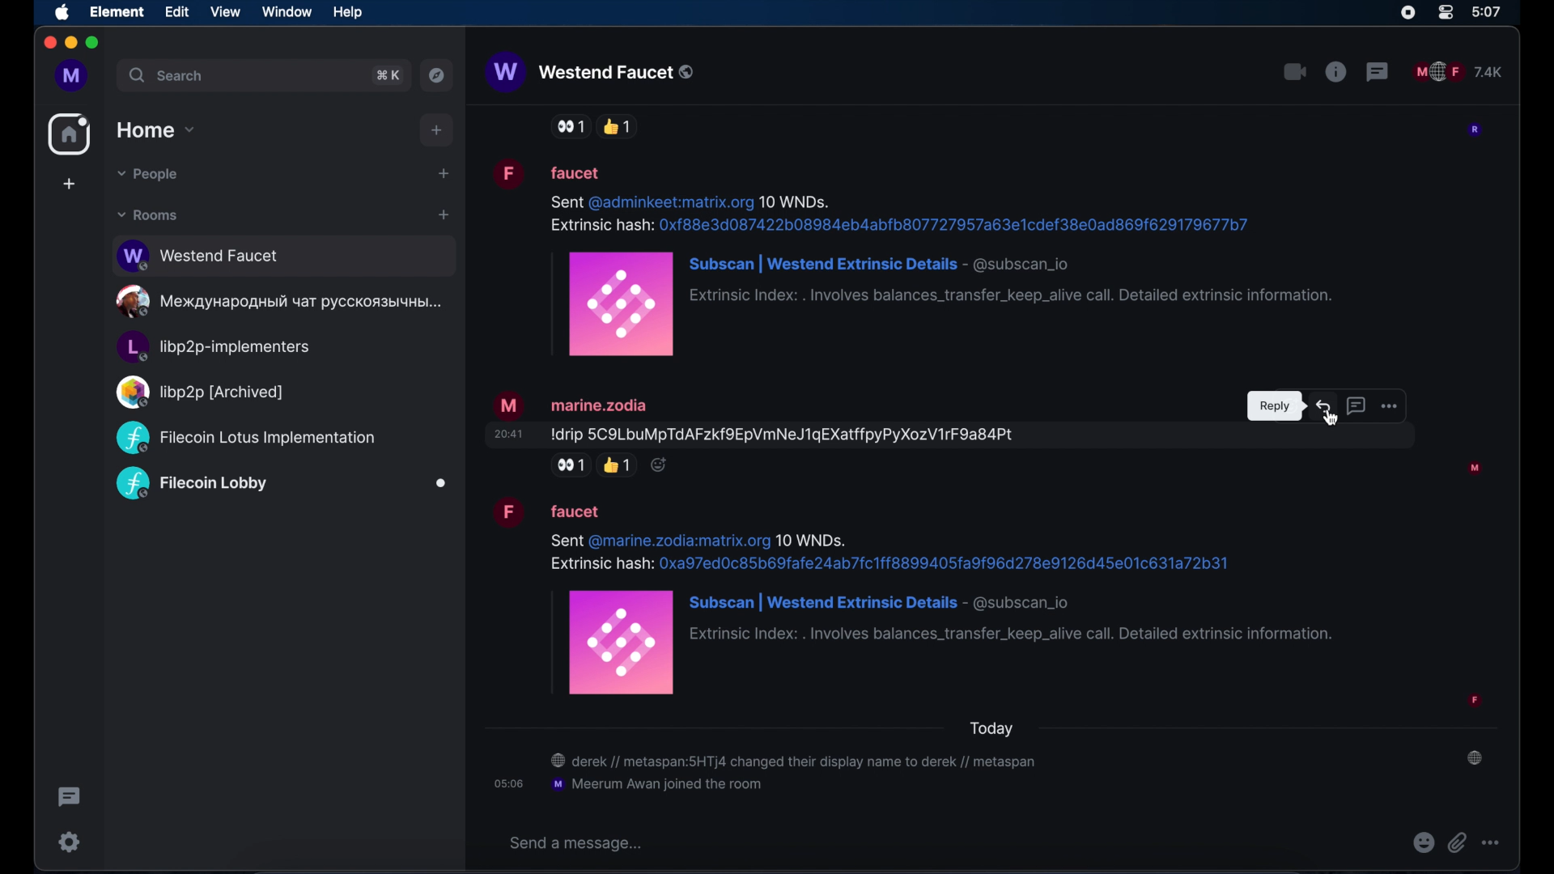 This screenshot has height=874, width=1554. Describe the element at coordinates (992, 728) in the screenshot. I see `today` at that location.